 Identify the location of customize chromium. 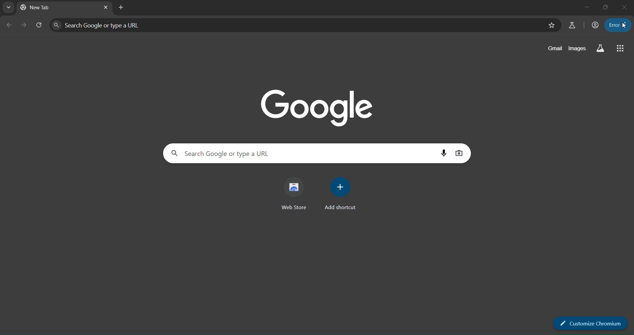
(590, 324).